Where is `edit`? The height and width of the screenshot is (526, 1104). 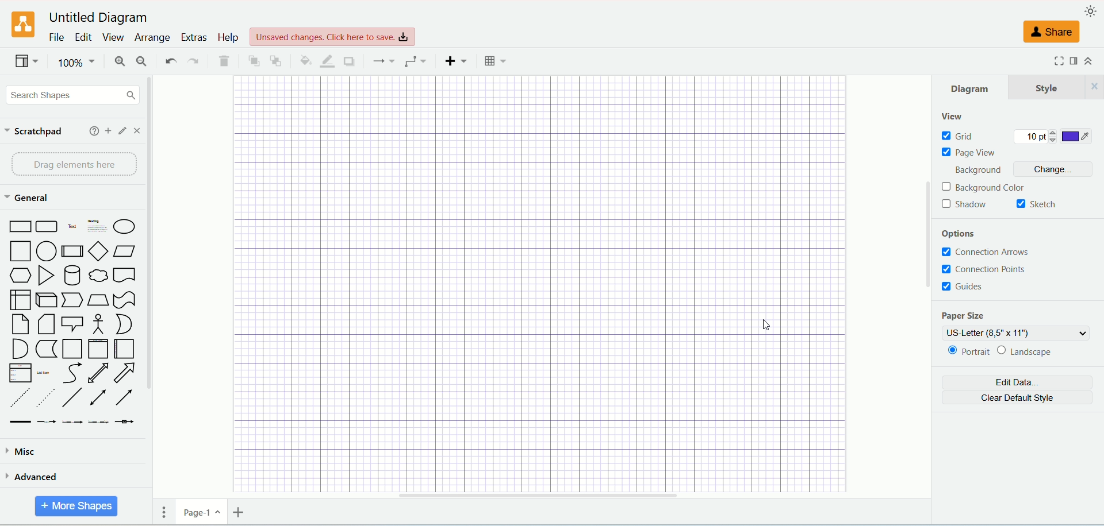
edit is located at coordinates (81, 36).